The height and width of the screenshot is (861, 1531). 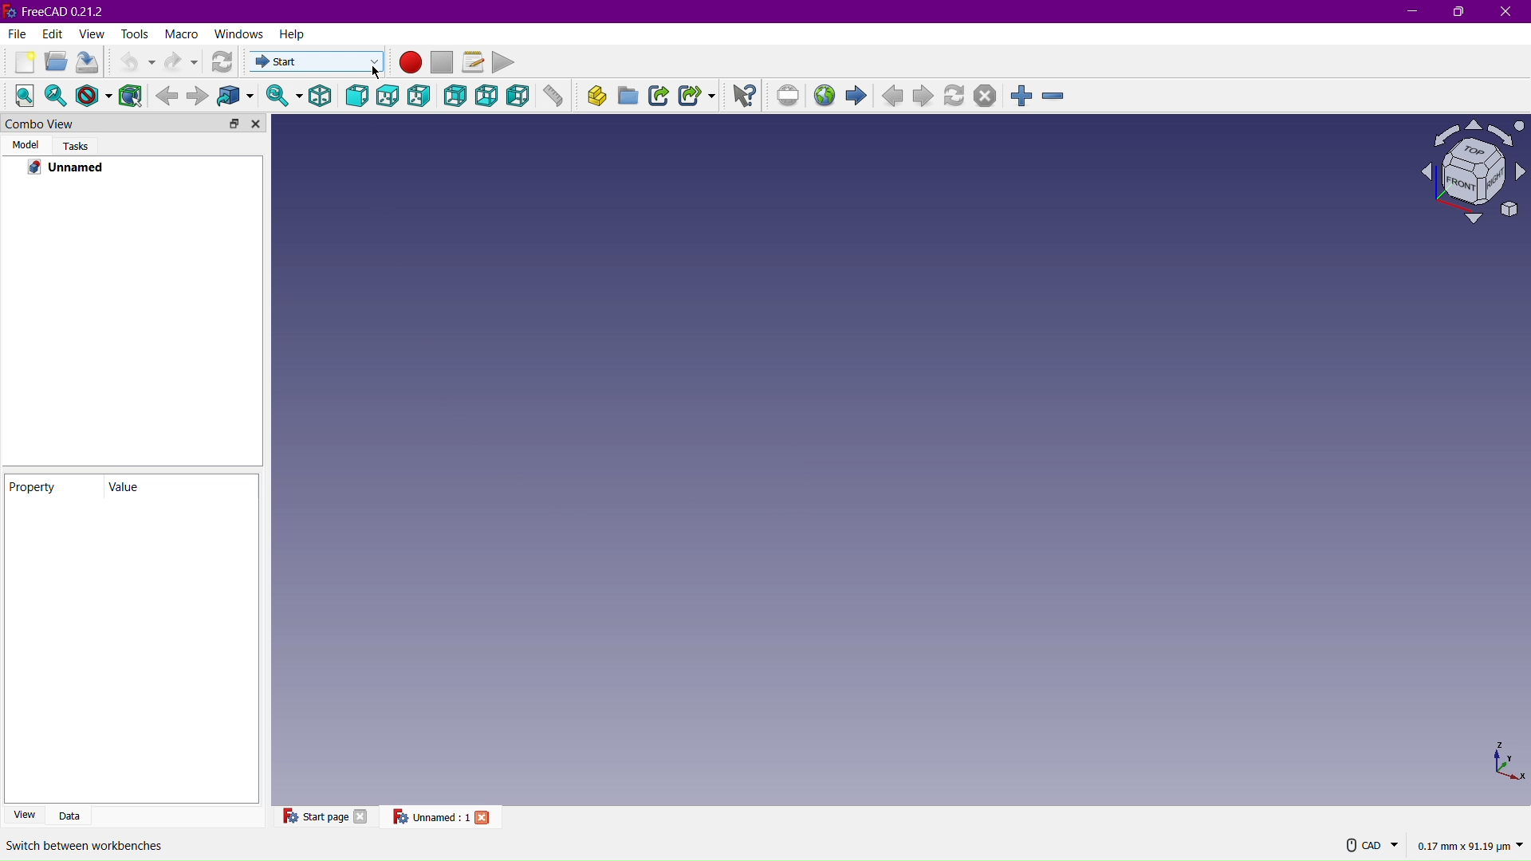 I want to click on Backwards, so click(x=167, y=95).